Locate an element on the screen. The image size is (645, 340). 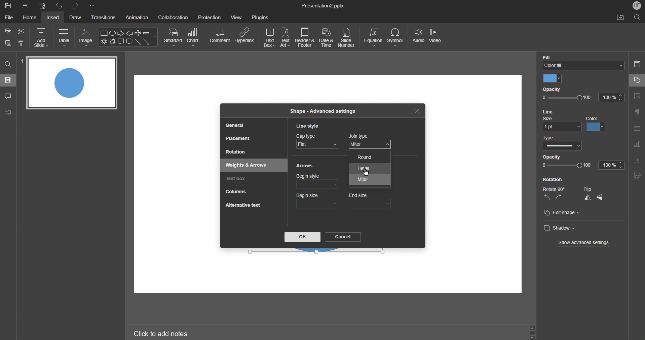
Flip is located at coordinates (591, 189).